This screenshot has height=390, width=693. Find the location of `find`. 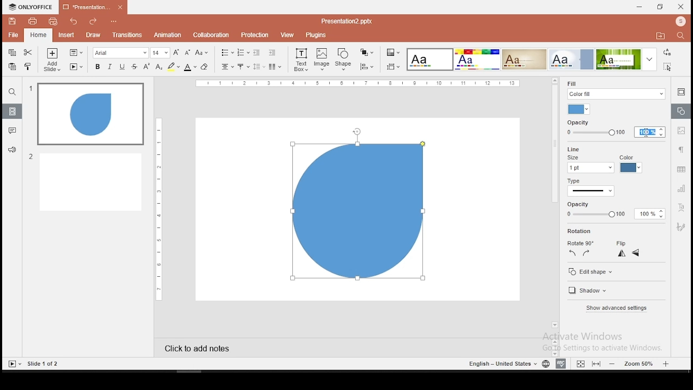

find is located at coordinates (681, 35).